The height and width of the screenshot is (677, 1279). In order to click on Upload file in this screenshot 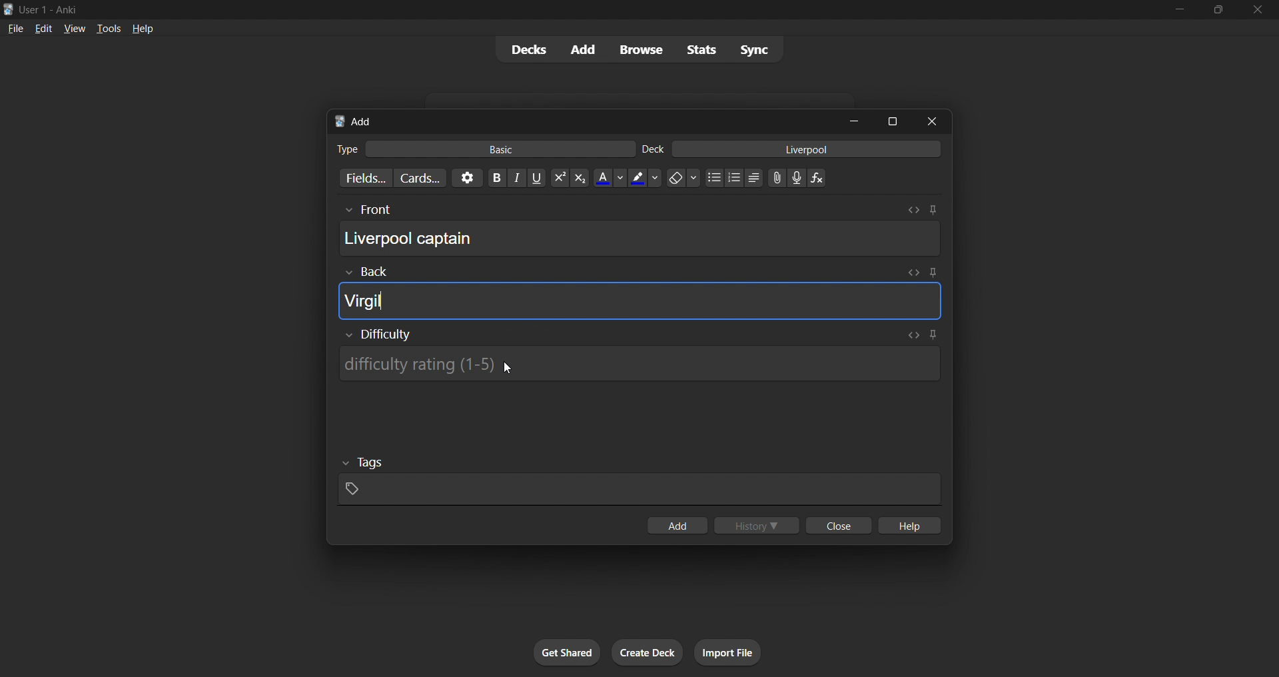, I will do `click(777, 178)`.